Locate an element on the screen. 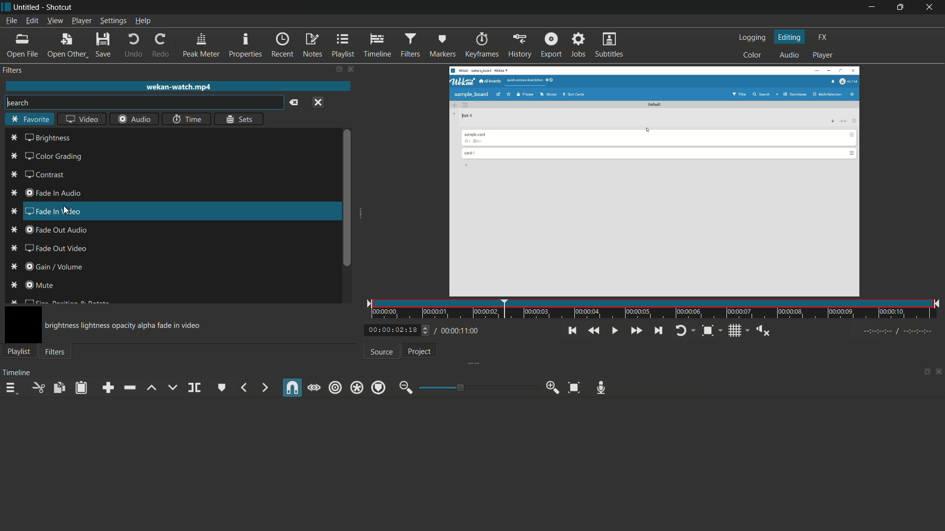 This screenshot has height=531, width=945. audio is located at coordinates (789, 56).